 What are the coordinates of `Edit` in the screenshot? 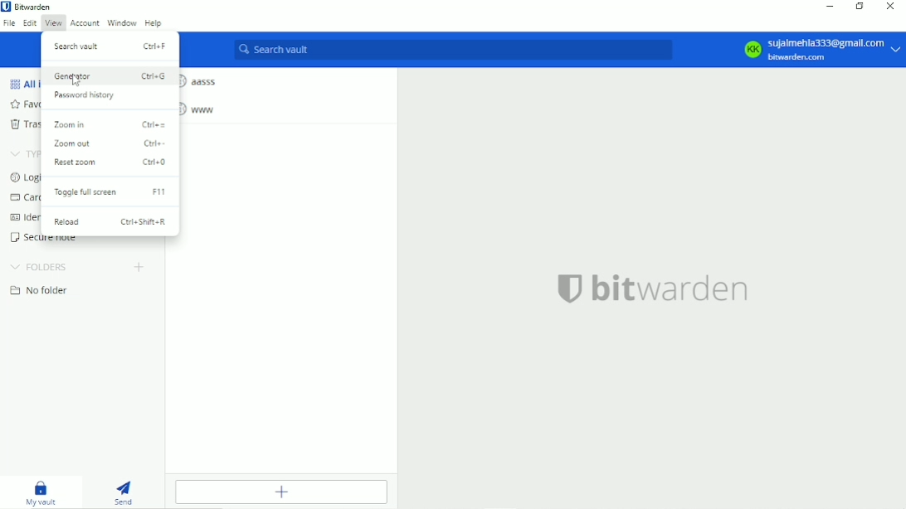 It's located at (29, 25).